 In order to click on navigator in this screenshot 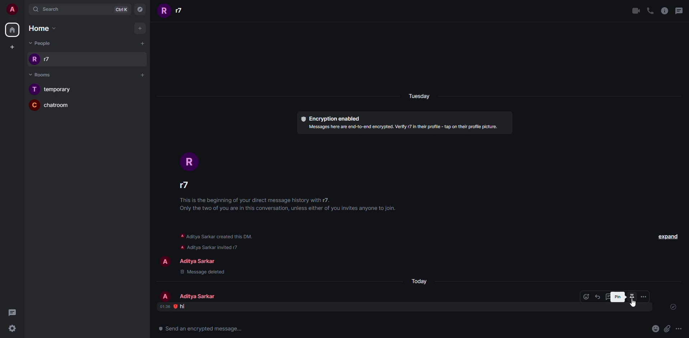, I will do `click(140, 9)`.